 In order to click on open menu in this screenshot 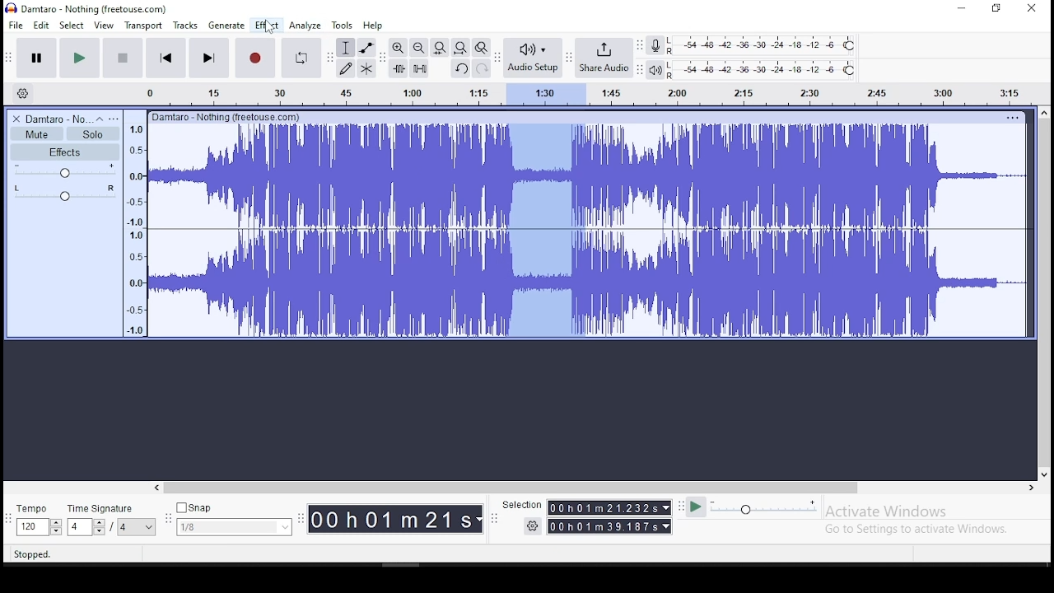, I will do `click(114, 119)`.